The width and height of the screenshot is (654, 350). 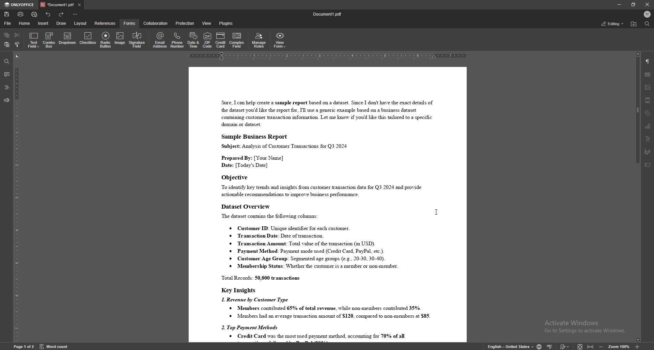 What do you see at coordinates (160, 40) in the screenshot?
I see `email address` at bounding box center [160, 40].